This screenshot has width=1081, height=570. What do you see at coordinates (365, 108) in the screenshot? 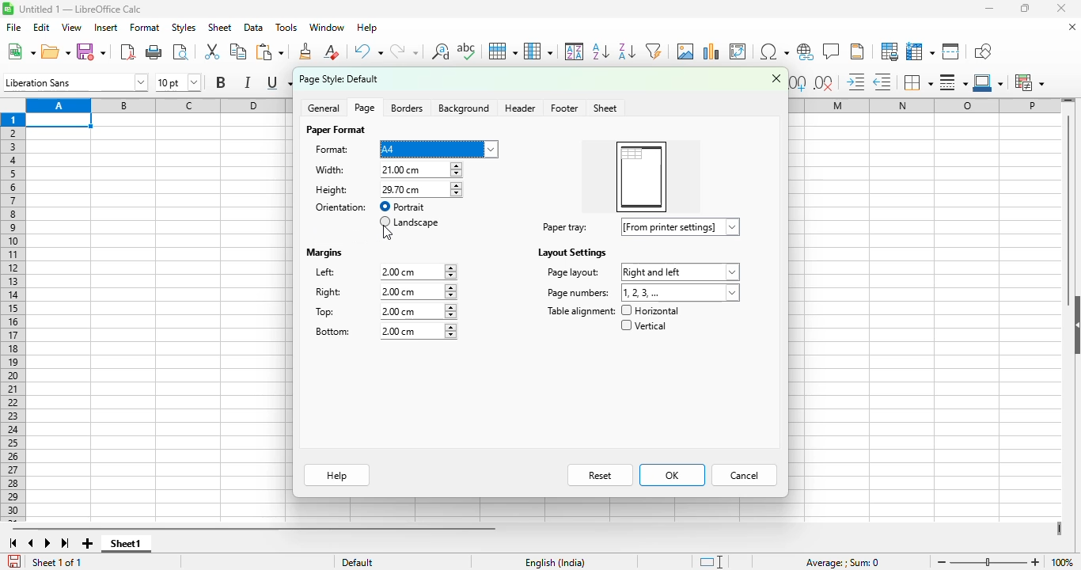
I see `page` at bounding box center [365, 108].